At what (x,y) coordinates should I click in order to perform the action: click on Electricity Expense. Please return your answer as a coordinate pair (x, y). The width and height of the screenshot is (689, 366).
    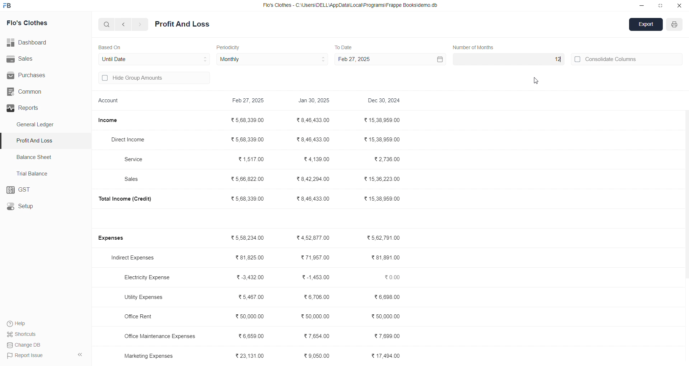
    Looking at the image, I should click on (149, 278).